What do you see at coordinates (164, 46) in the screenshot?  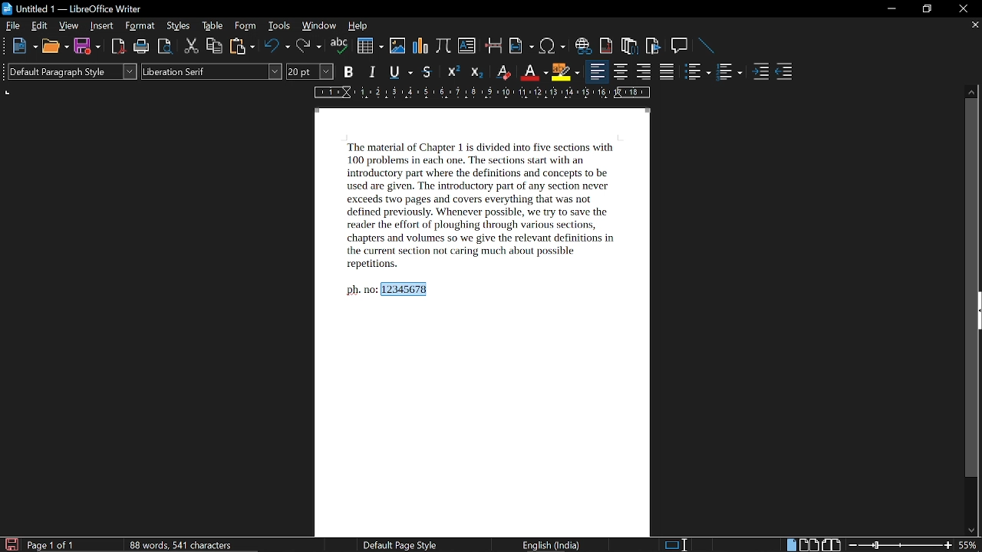 I see `toggle print preview` at bounding box center [164, 46].